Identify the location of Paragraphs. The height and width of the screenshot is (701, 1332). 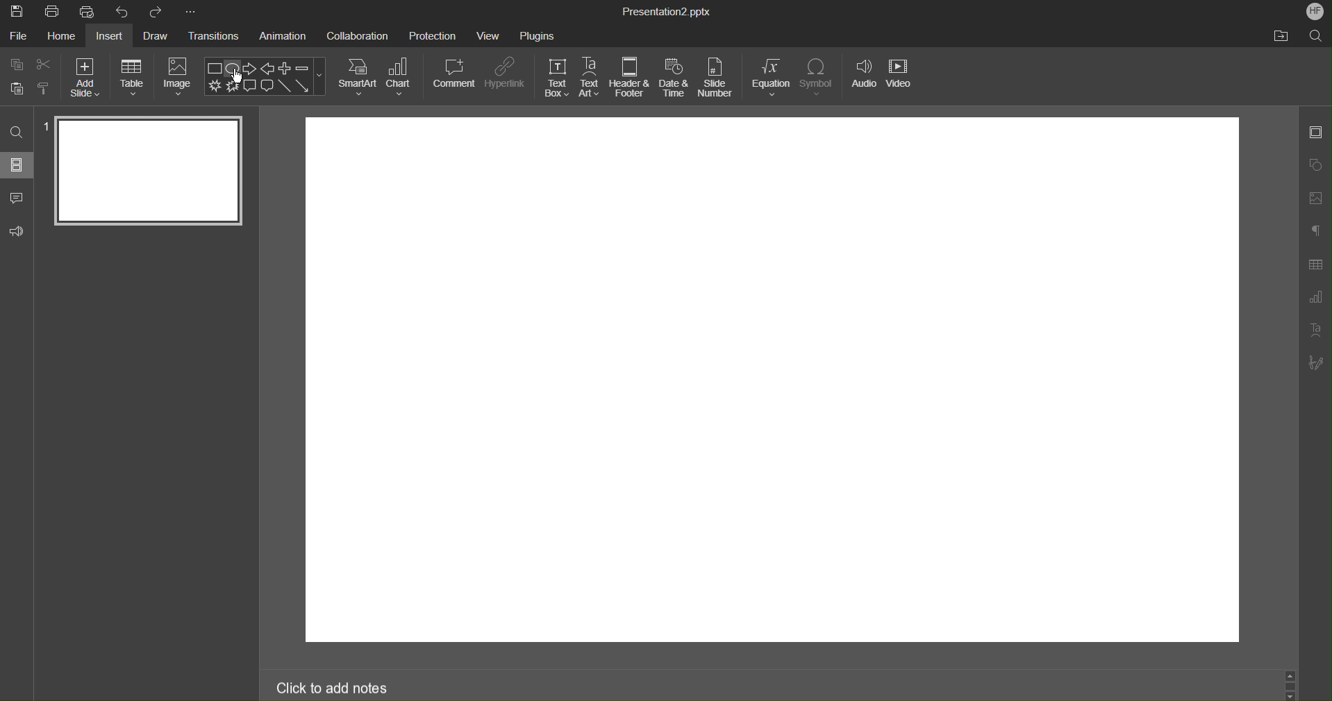
(1316, 230).